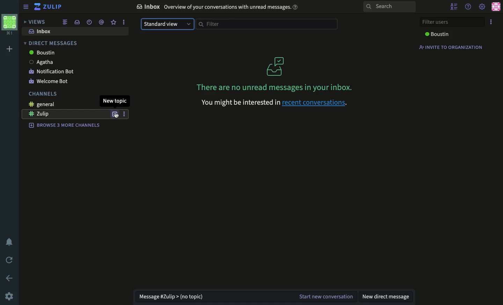  What do you see at coordinates (102, 23) in the screenshot?
I see `mention` at bounding box center [102, 23].